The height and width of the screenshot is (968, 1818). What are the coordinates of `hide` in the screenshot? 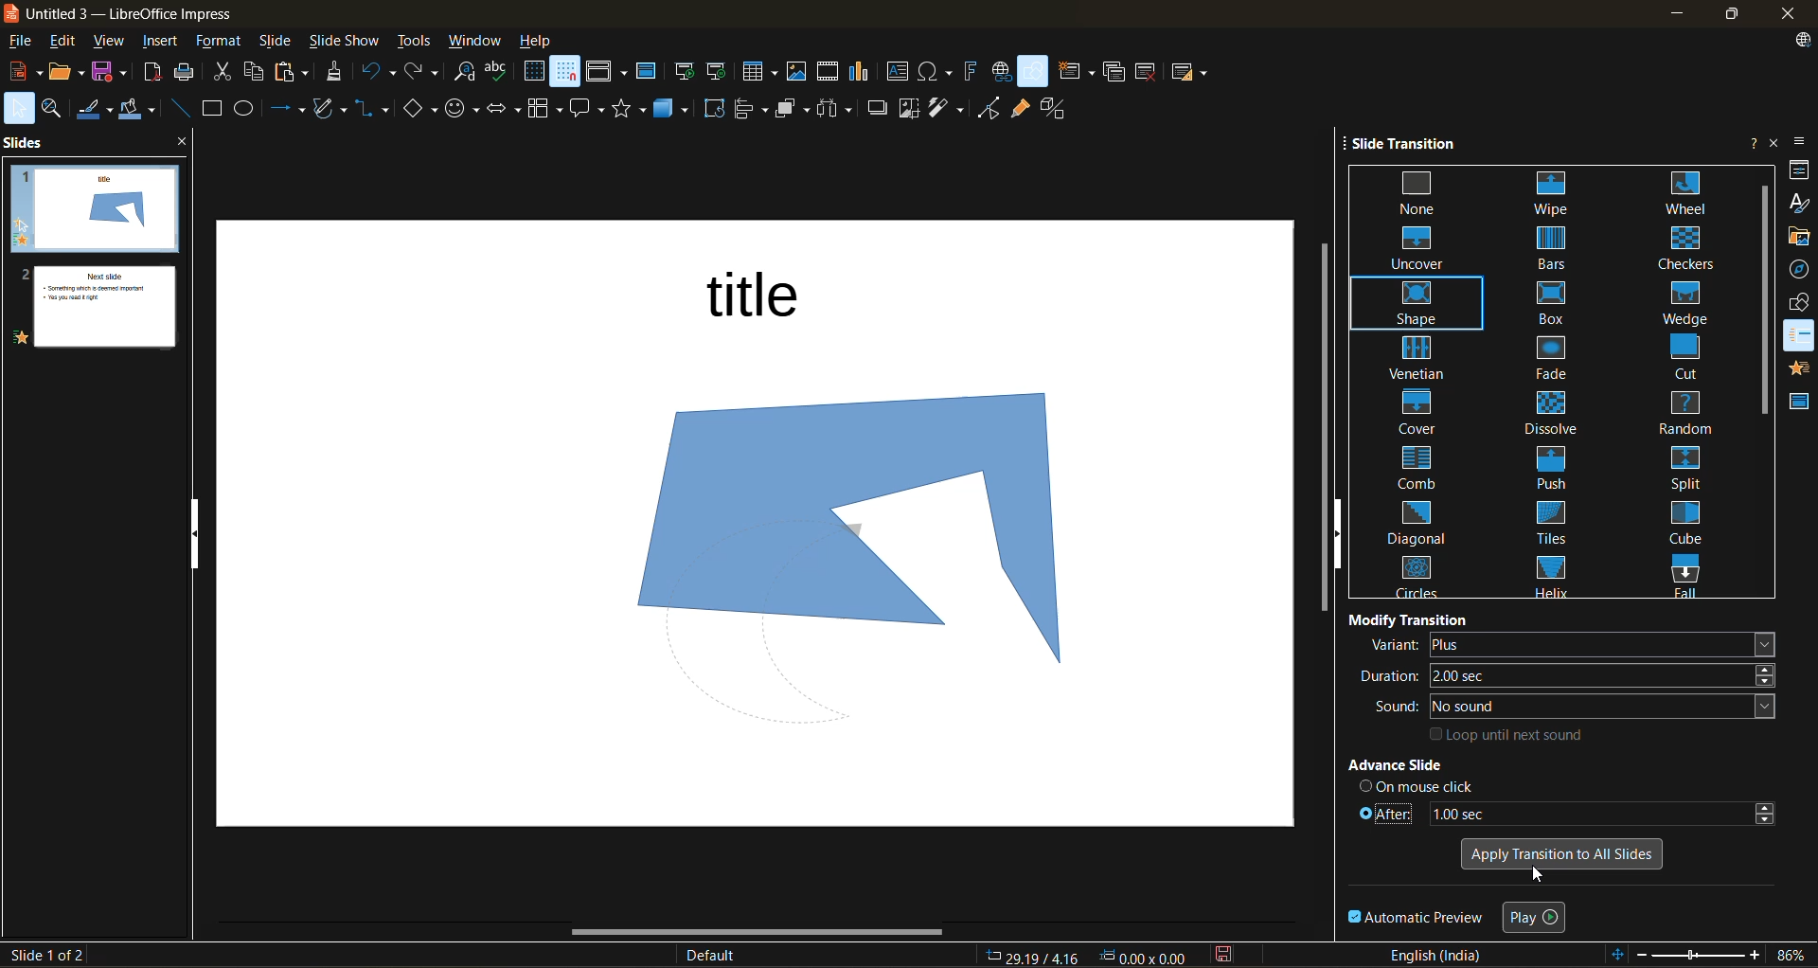 It's located at (200, 536).